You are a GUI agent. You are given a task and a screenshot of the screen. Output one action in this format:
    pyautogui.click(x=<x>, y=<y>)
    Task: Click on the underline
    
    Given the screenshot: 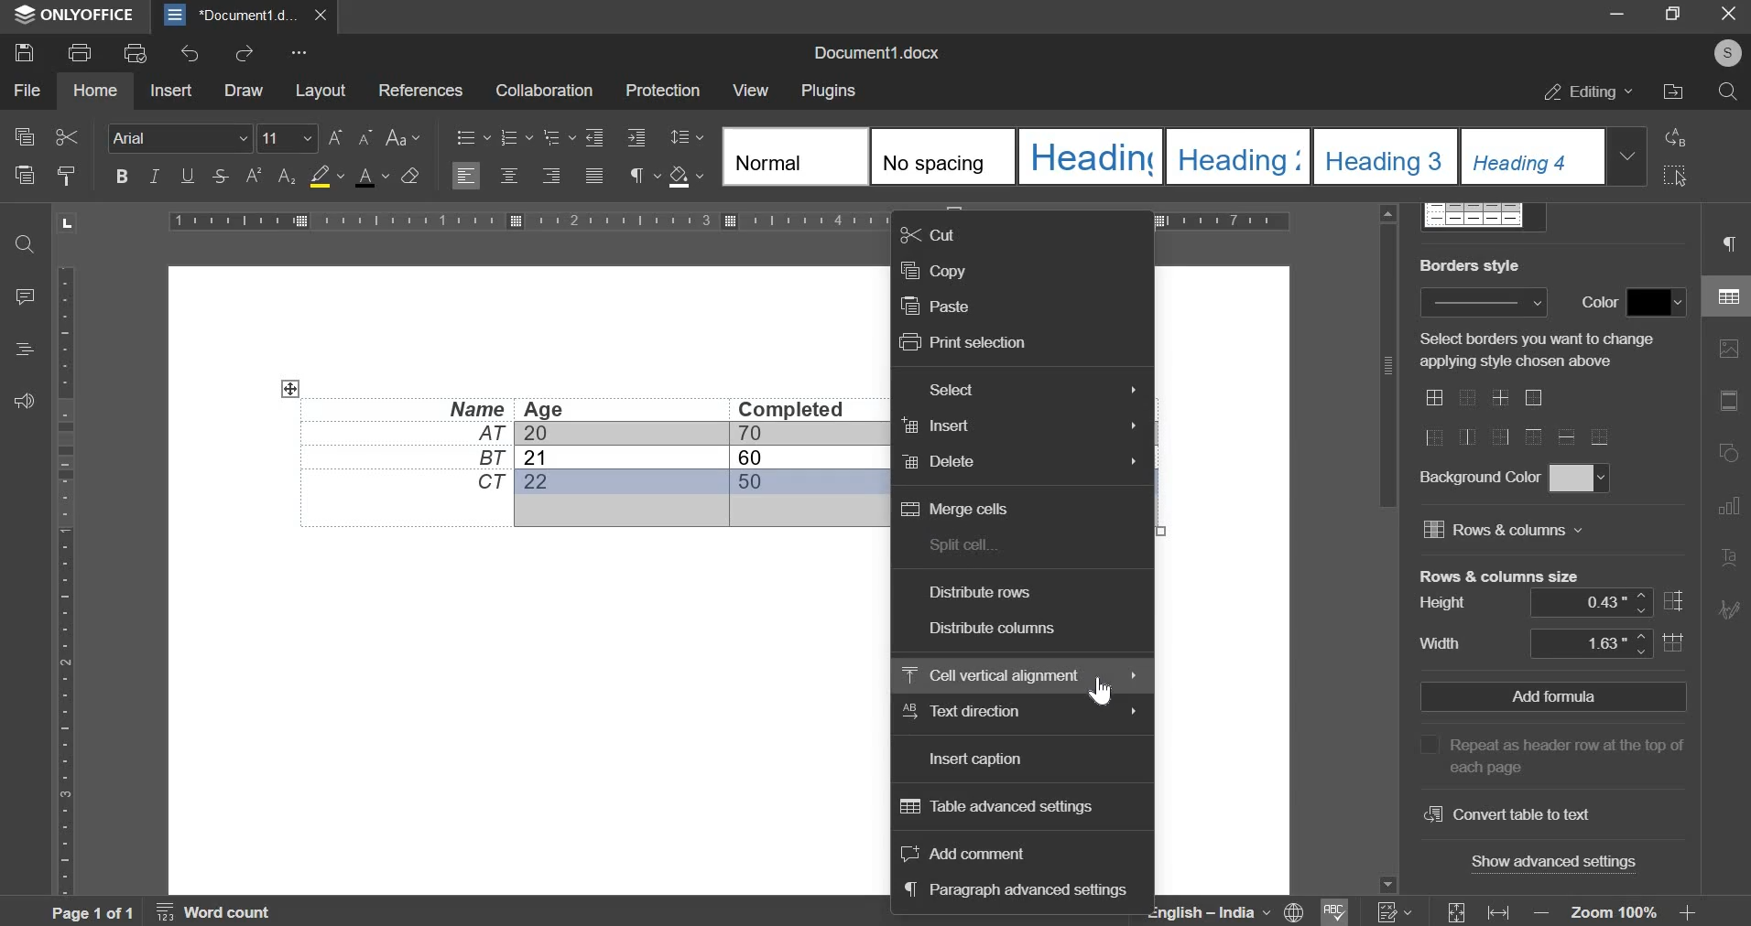 What is the action you would take?
    pyautogui.click(x=184, y=176)
    